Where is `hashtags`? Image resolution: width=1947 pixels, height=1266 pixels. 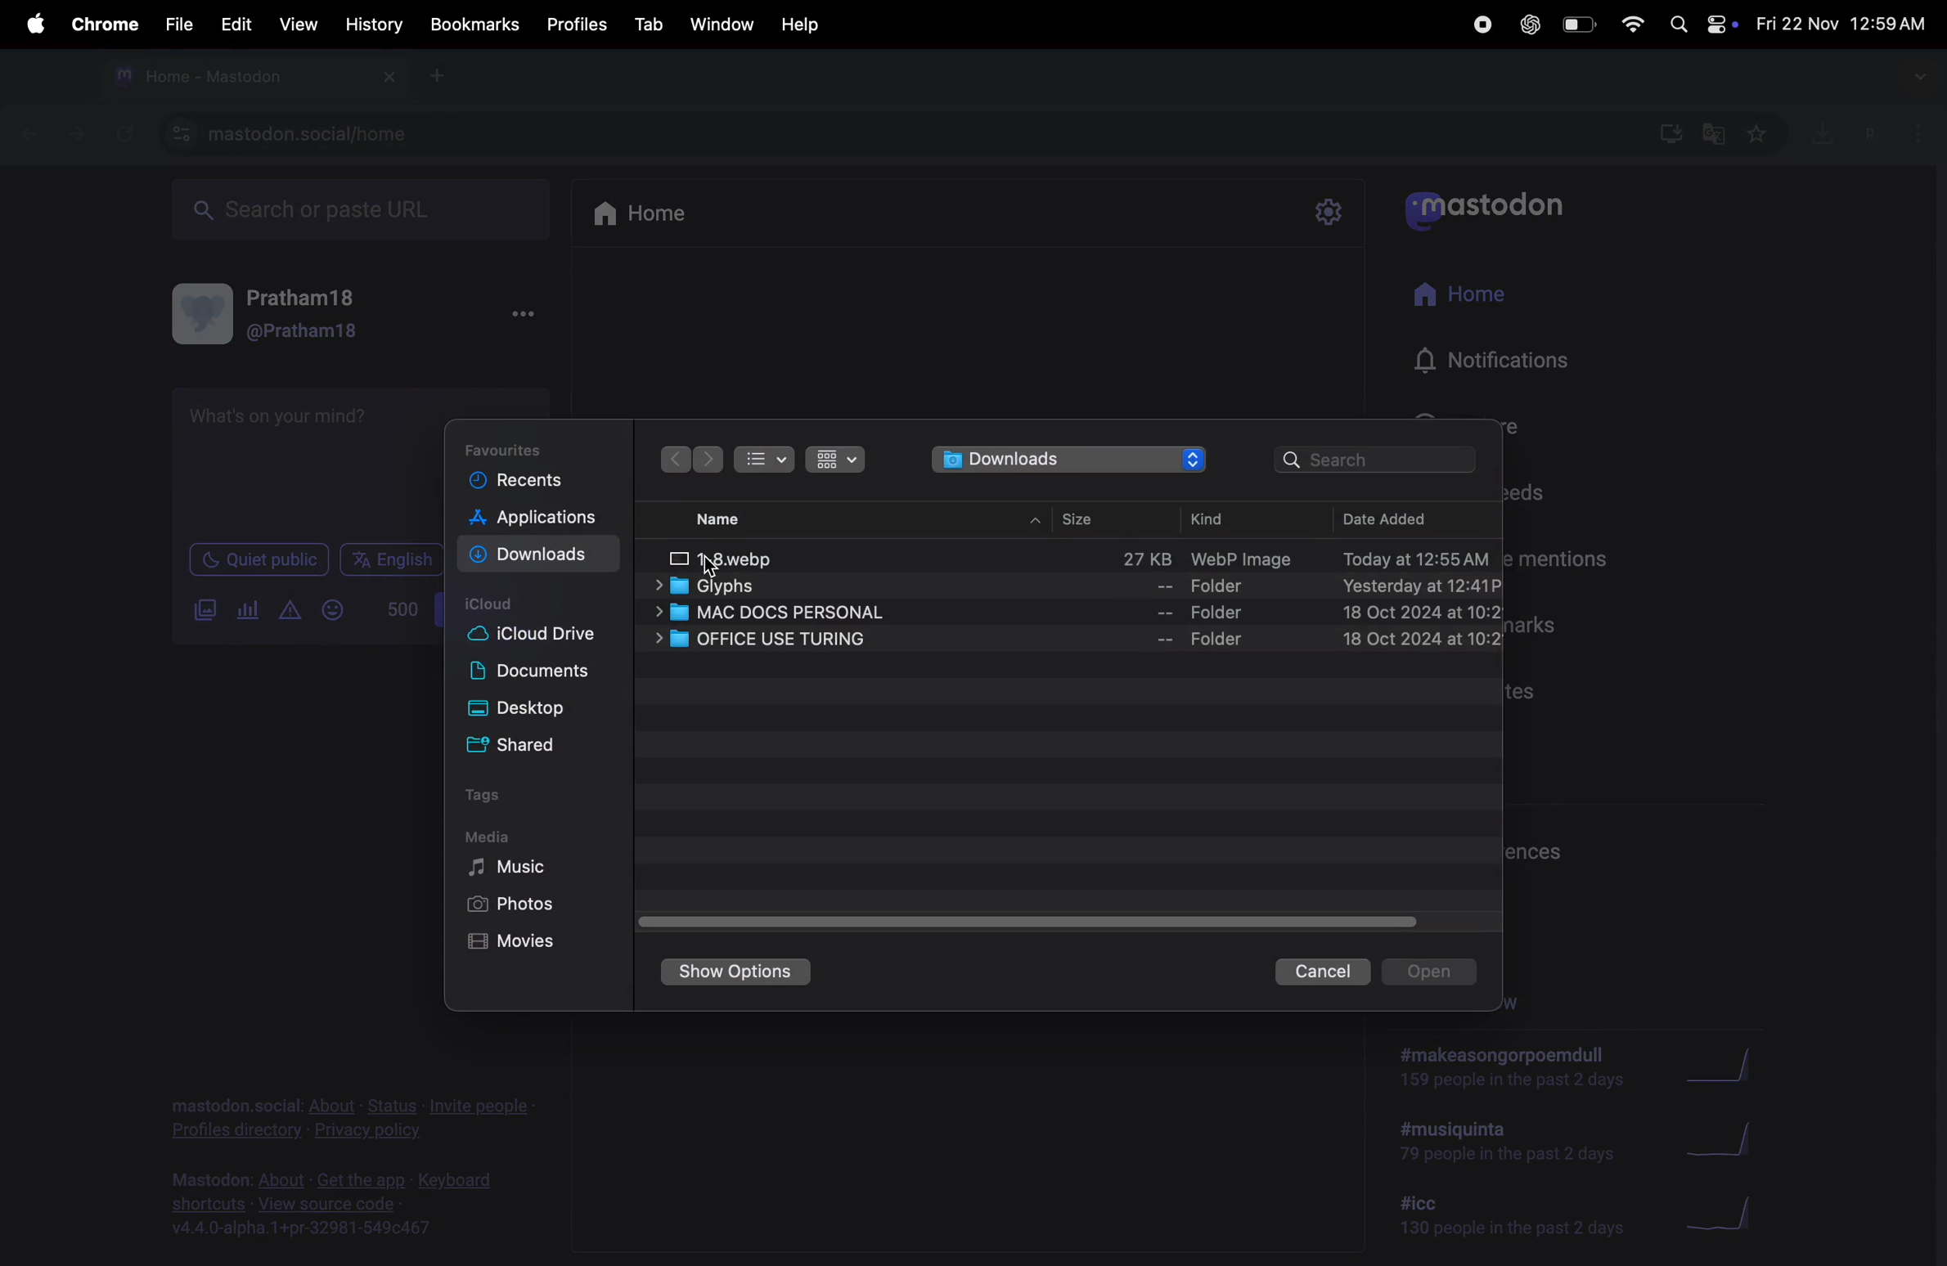
hashtags is located at coordinates (1489, 1217).